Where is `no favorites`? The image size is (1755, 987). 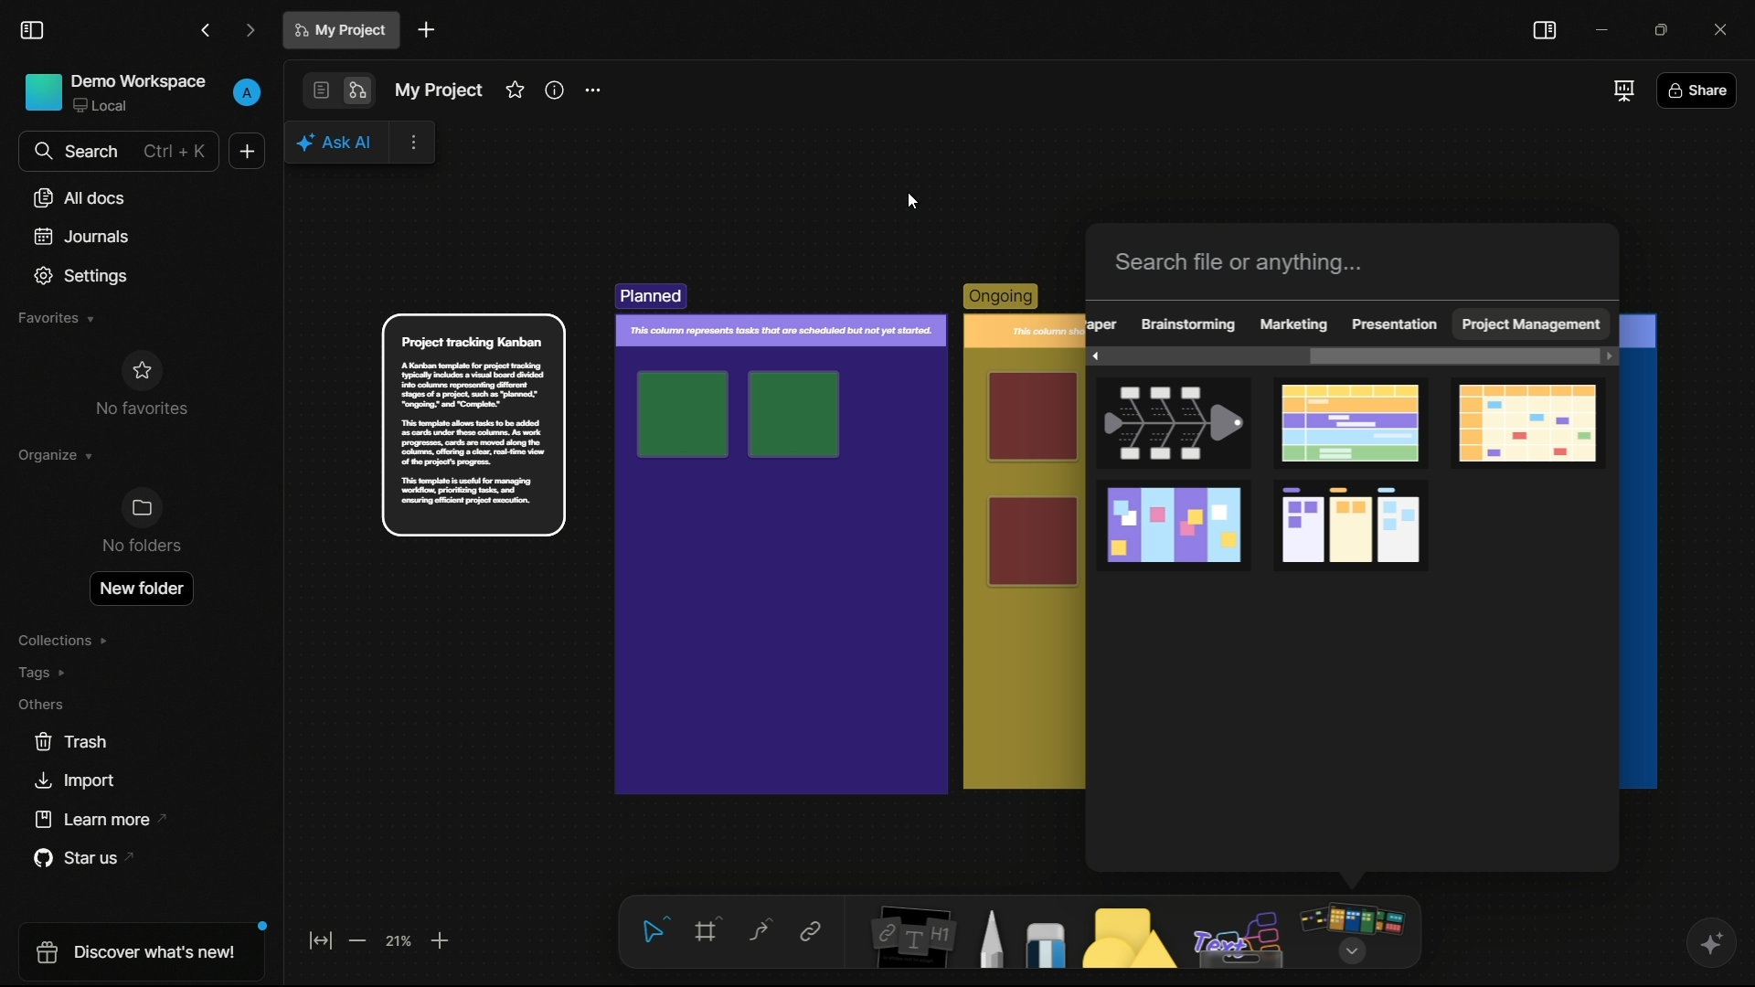 no favorites is located at coordinates (140, 383).